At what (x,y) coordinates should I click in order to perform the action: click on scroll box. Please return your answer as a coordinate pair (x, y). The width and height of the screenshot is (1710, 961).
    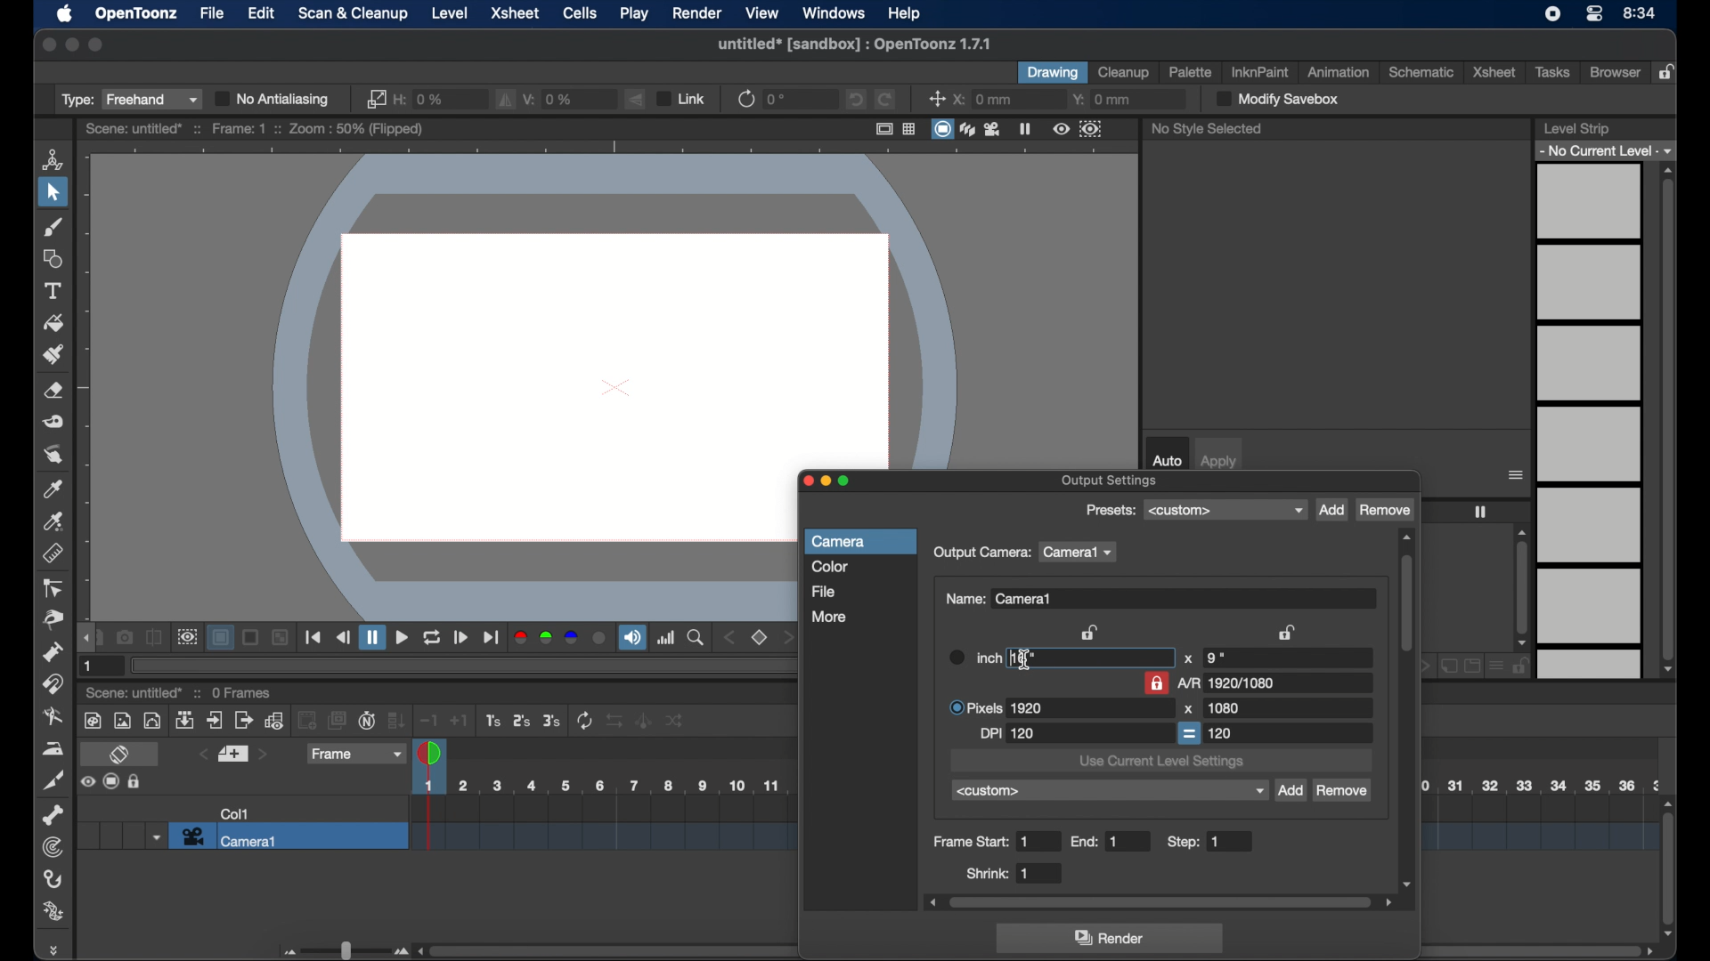
    Looking at the image, I should click on (1522, 587).